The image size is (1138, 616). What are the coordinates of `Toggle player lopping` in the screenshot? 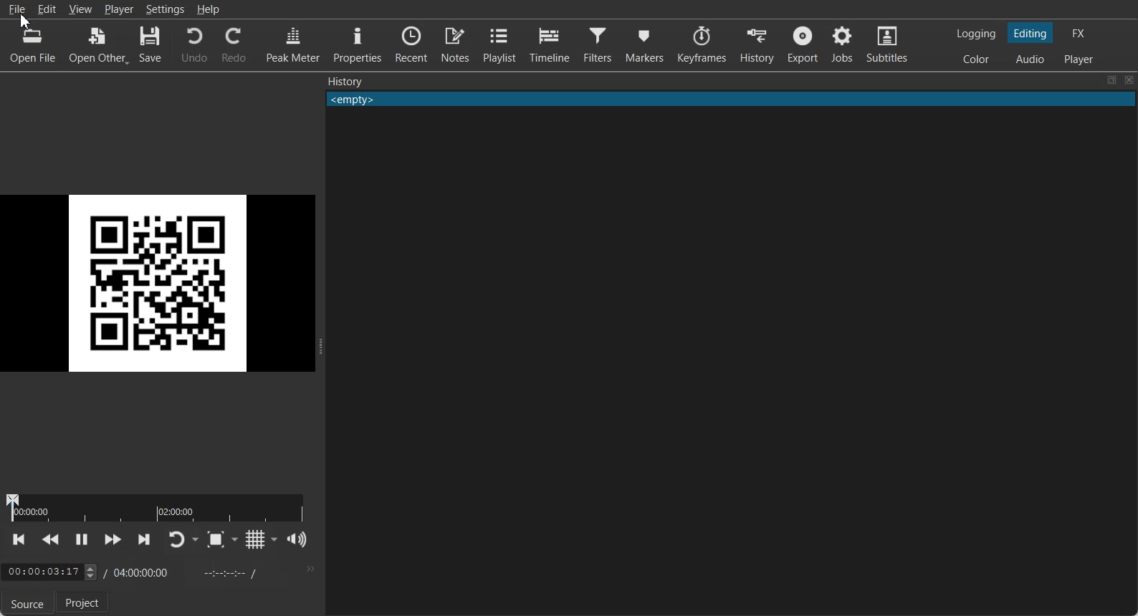 It's located at (176, 539).